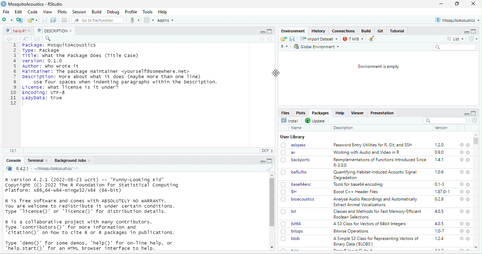 The image size is (482, 254). What do you see at coordinates (461, 231) in the screenshot?
I see `help` at bounding box center [461, 231].